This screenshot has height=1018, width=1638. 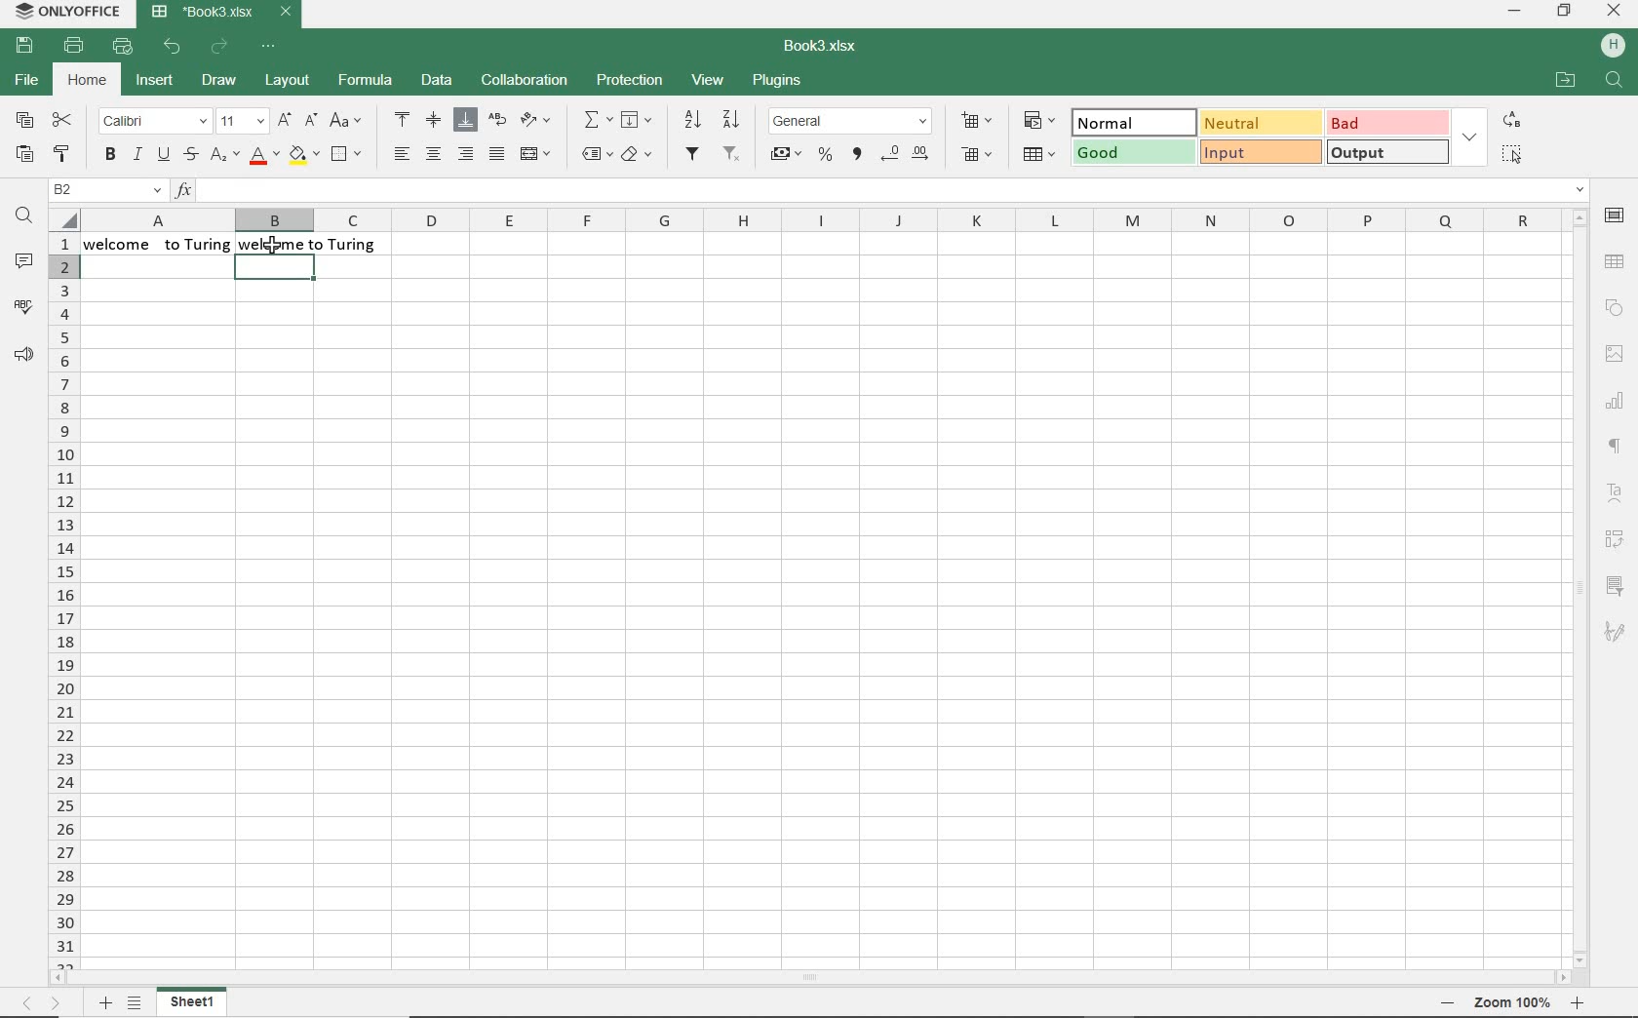 What do you see at coordinates (1614, 308) in the screenshot?
I see `shape` at bounding box center [1614, 308].